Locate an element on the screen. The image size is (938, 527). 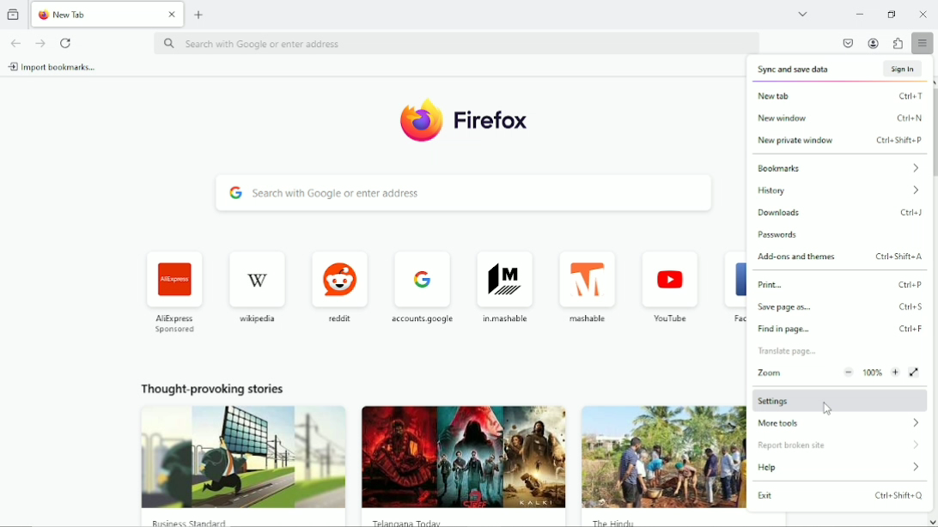
open applications menu is located at coordinates (923, 44).